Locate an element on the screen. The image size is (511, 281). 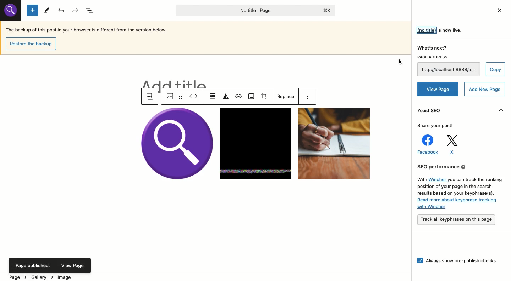
Align is located at coordinates (213, 97).